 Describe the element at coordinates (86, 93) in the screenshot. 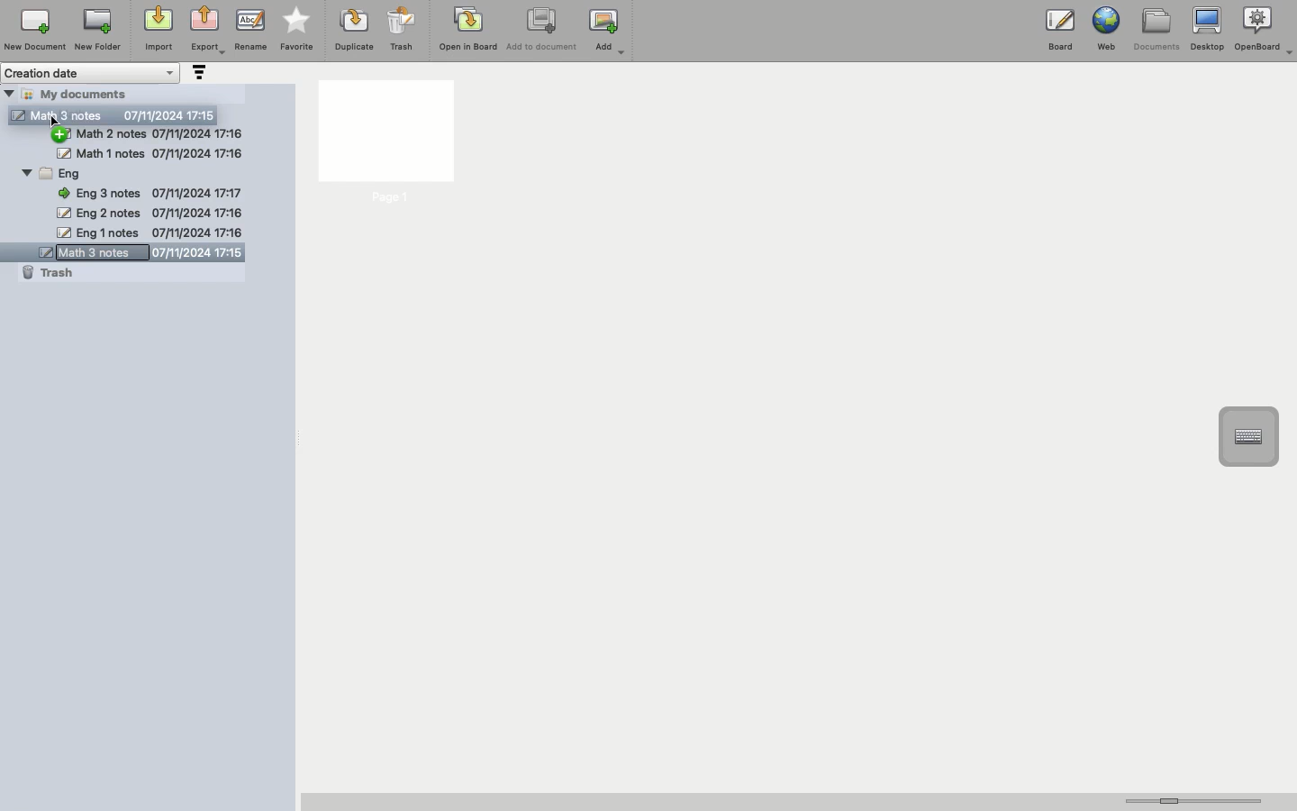

I see `My documents` at that location.